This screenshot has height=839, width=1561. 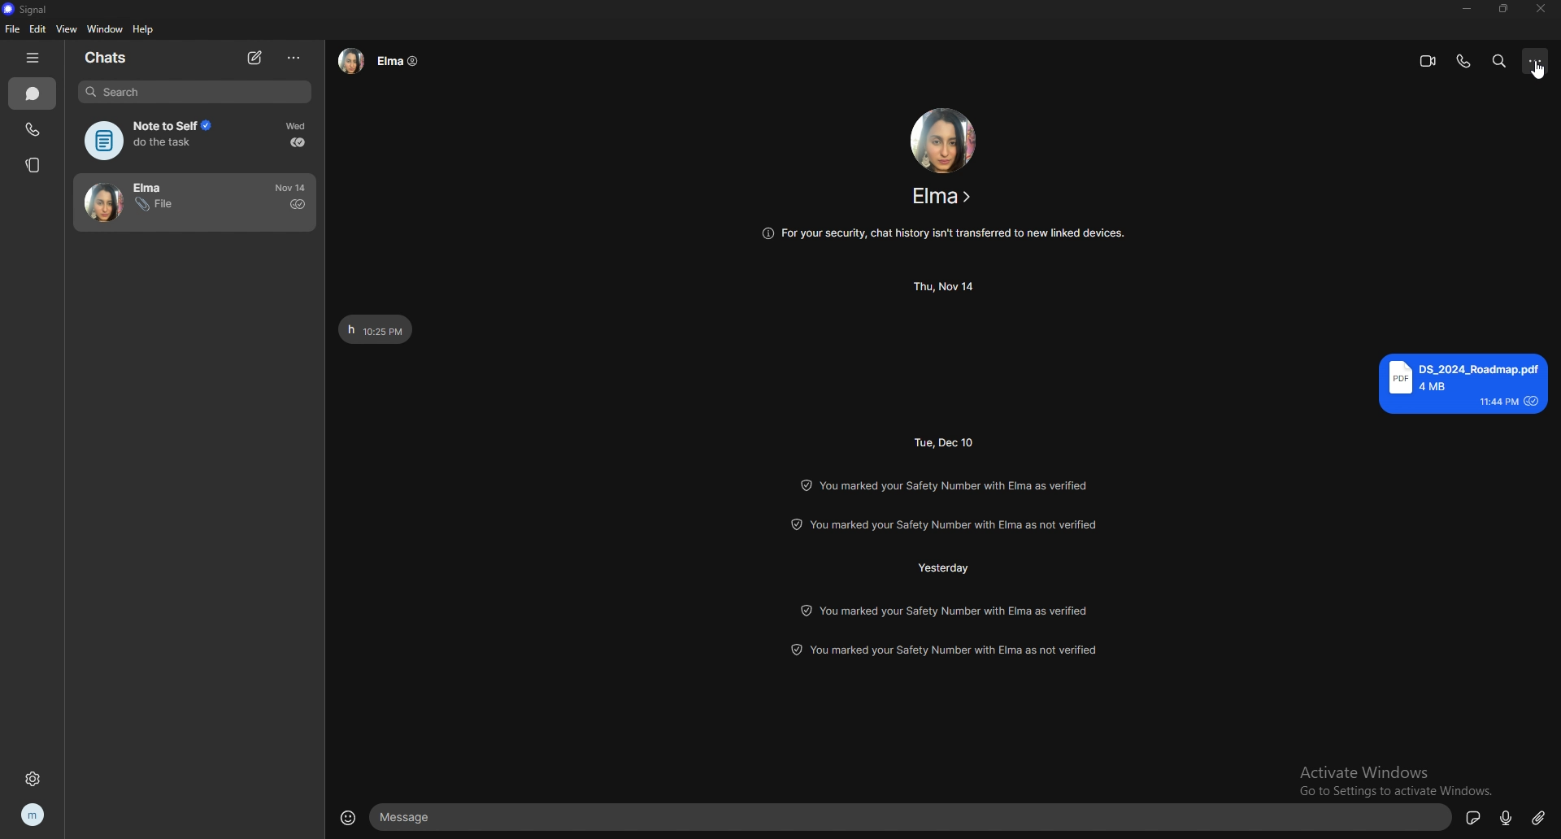 What do you see at coordinates (1537, 71) in the screenshot?
I see `cursor` at bounding box center [1537, 71].